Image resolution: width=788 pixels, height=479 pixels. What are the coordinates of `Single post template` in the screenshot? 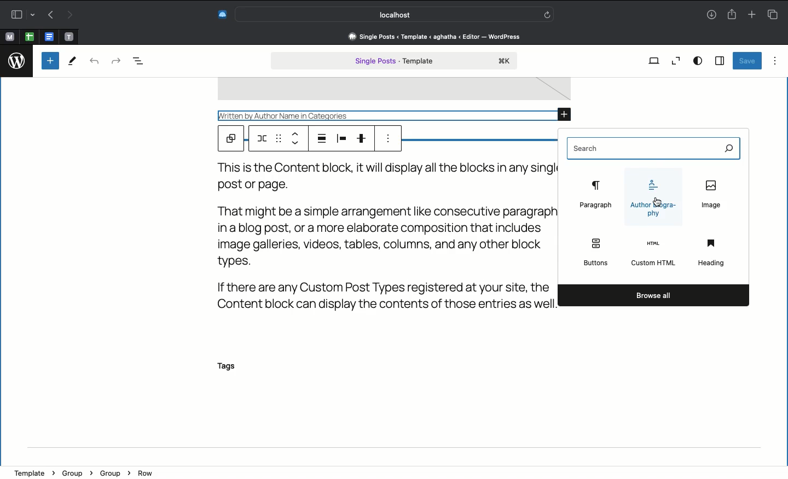 It's located at (394, 62).